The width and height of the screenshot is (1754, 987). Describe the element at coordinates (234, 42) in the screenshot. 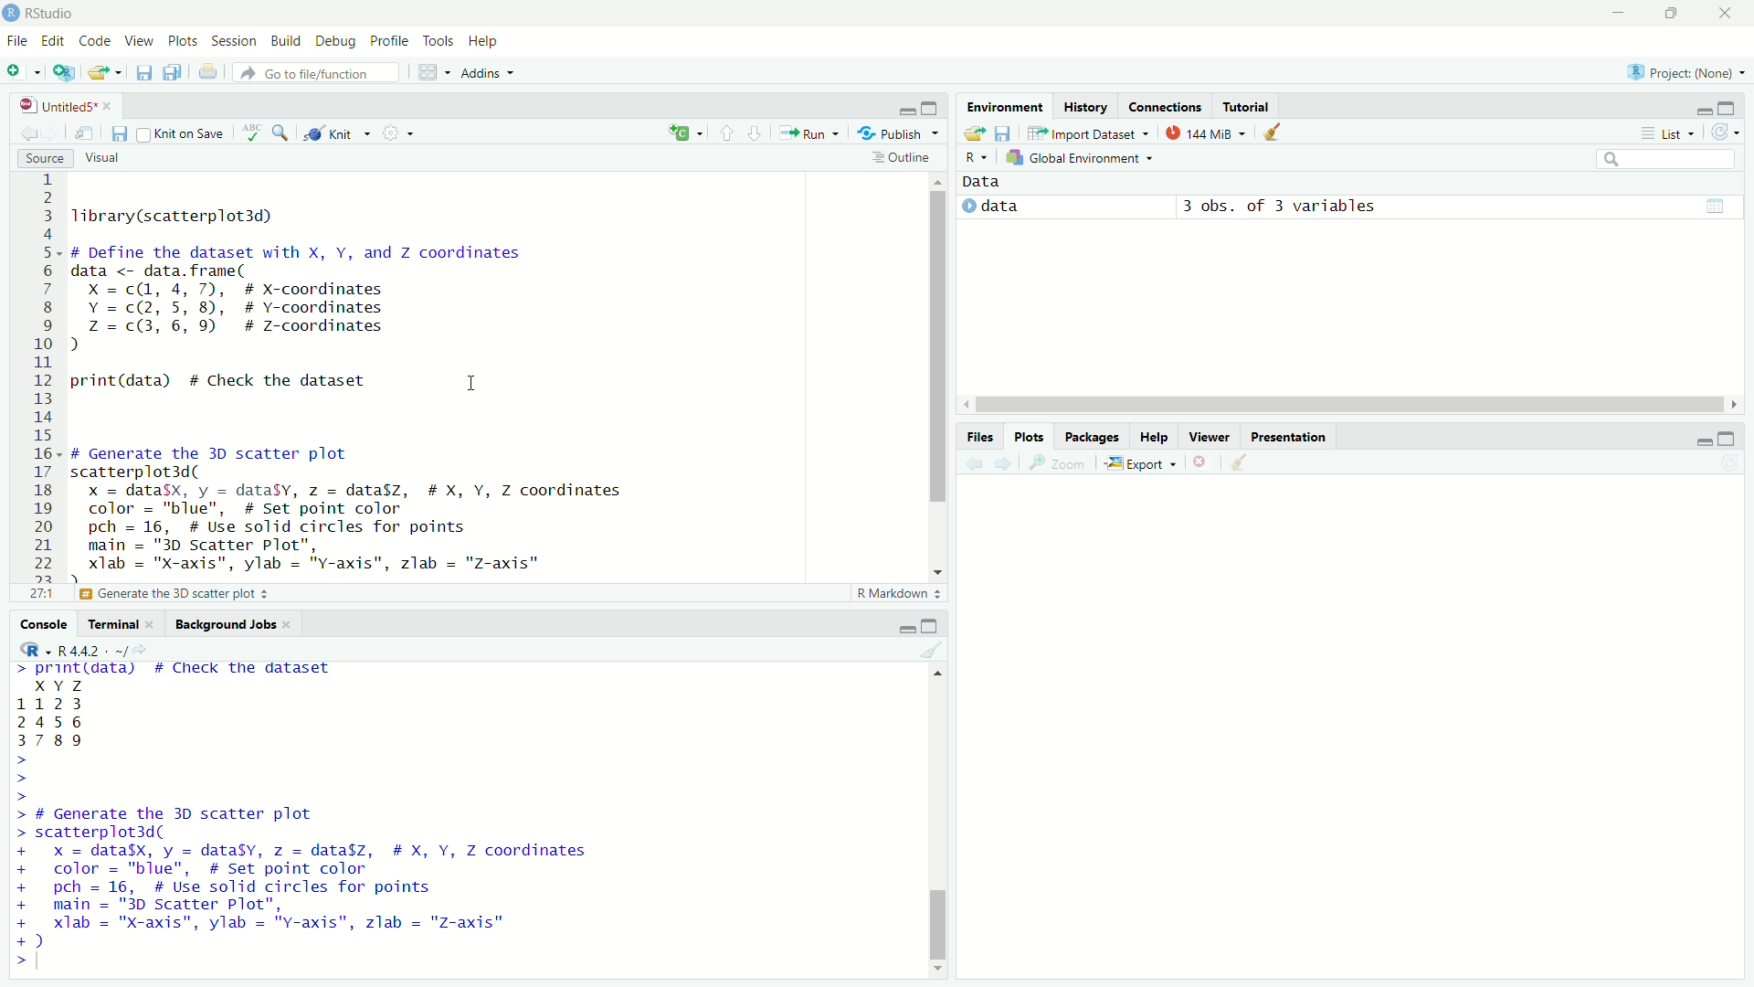

I see `Session` at that location.